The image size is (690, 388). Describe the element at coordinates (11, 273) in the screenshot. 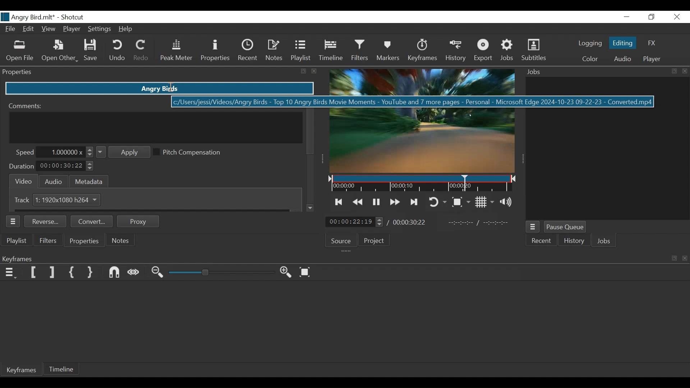

I see `Keyframe menu` at that location.